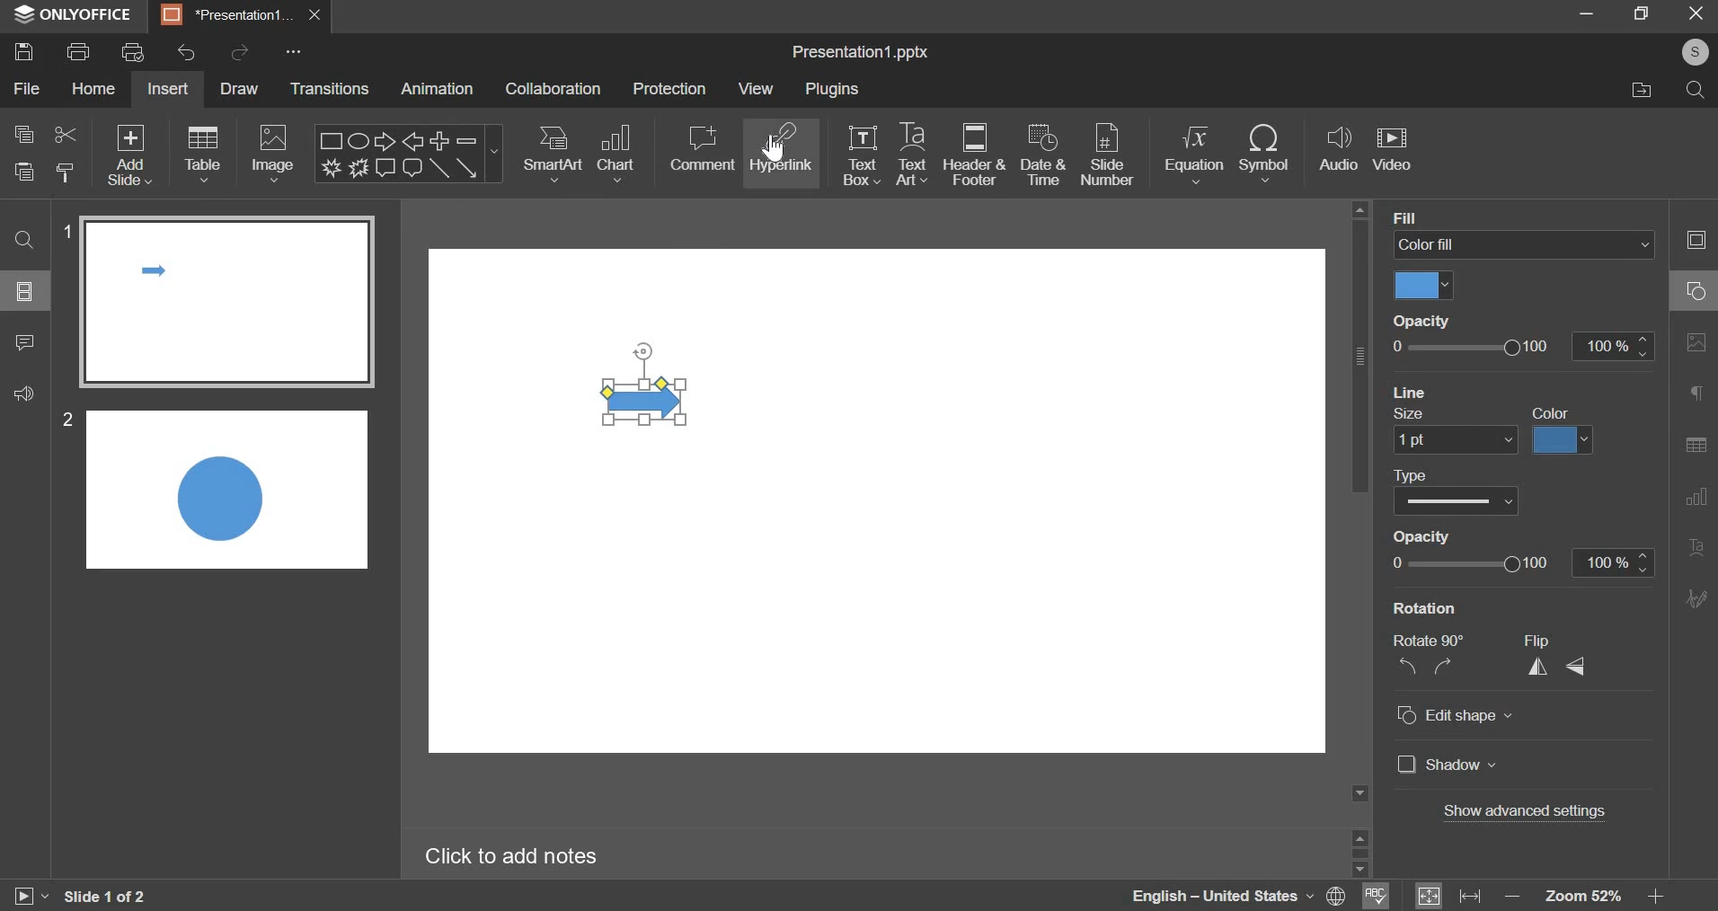  What do you see at coordinates (1238, 897) in the screenshot?
I see `selected language` at bounding box center [1238, 897].